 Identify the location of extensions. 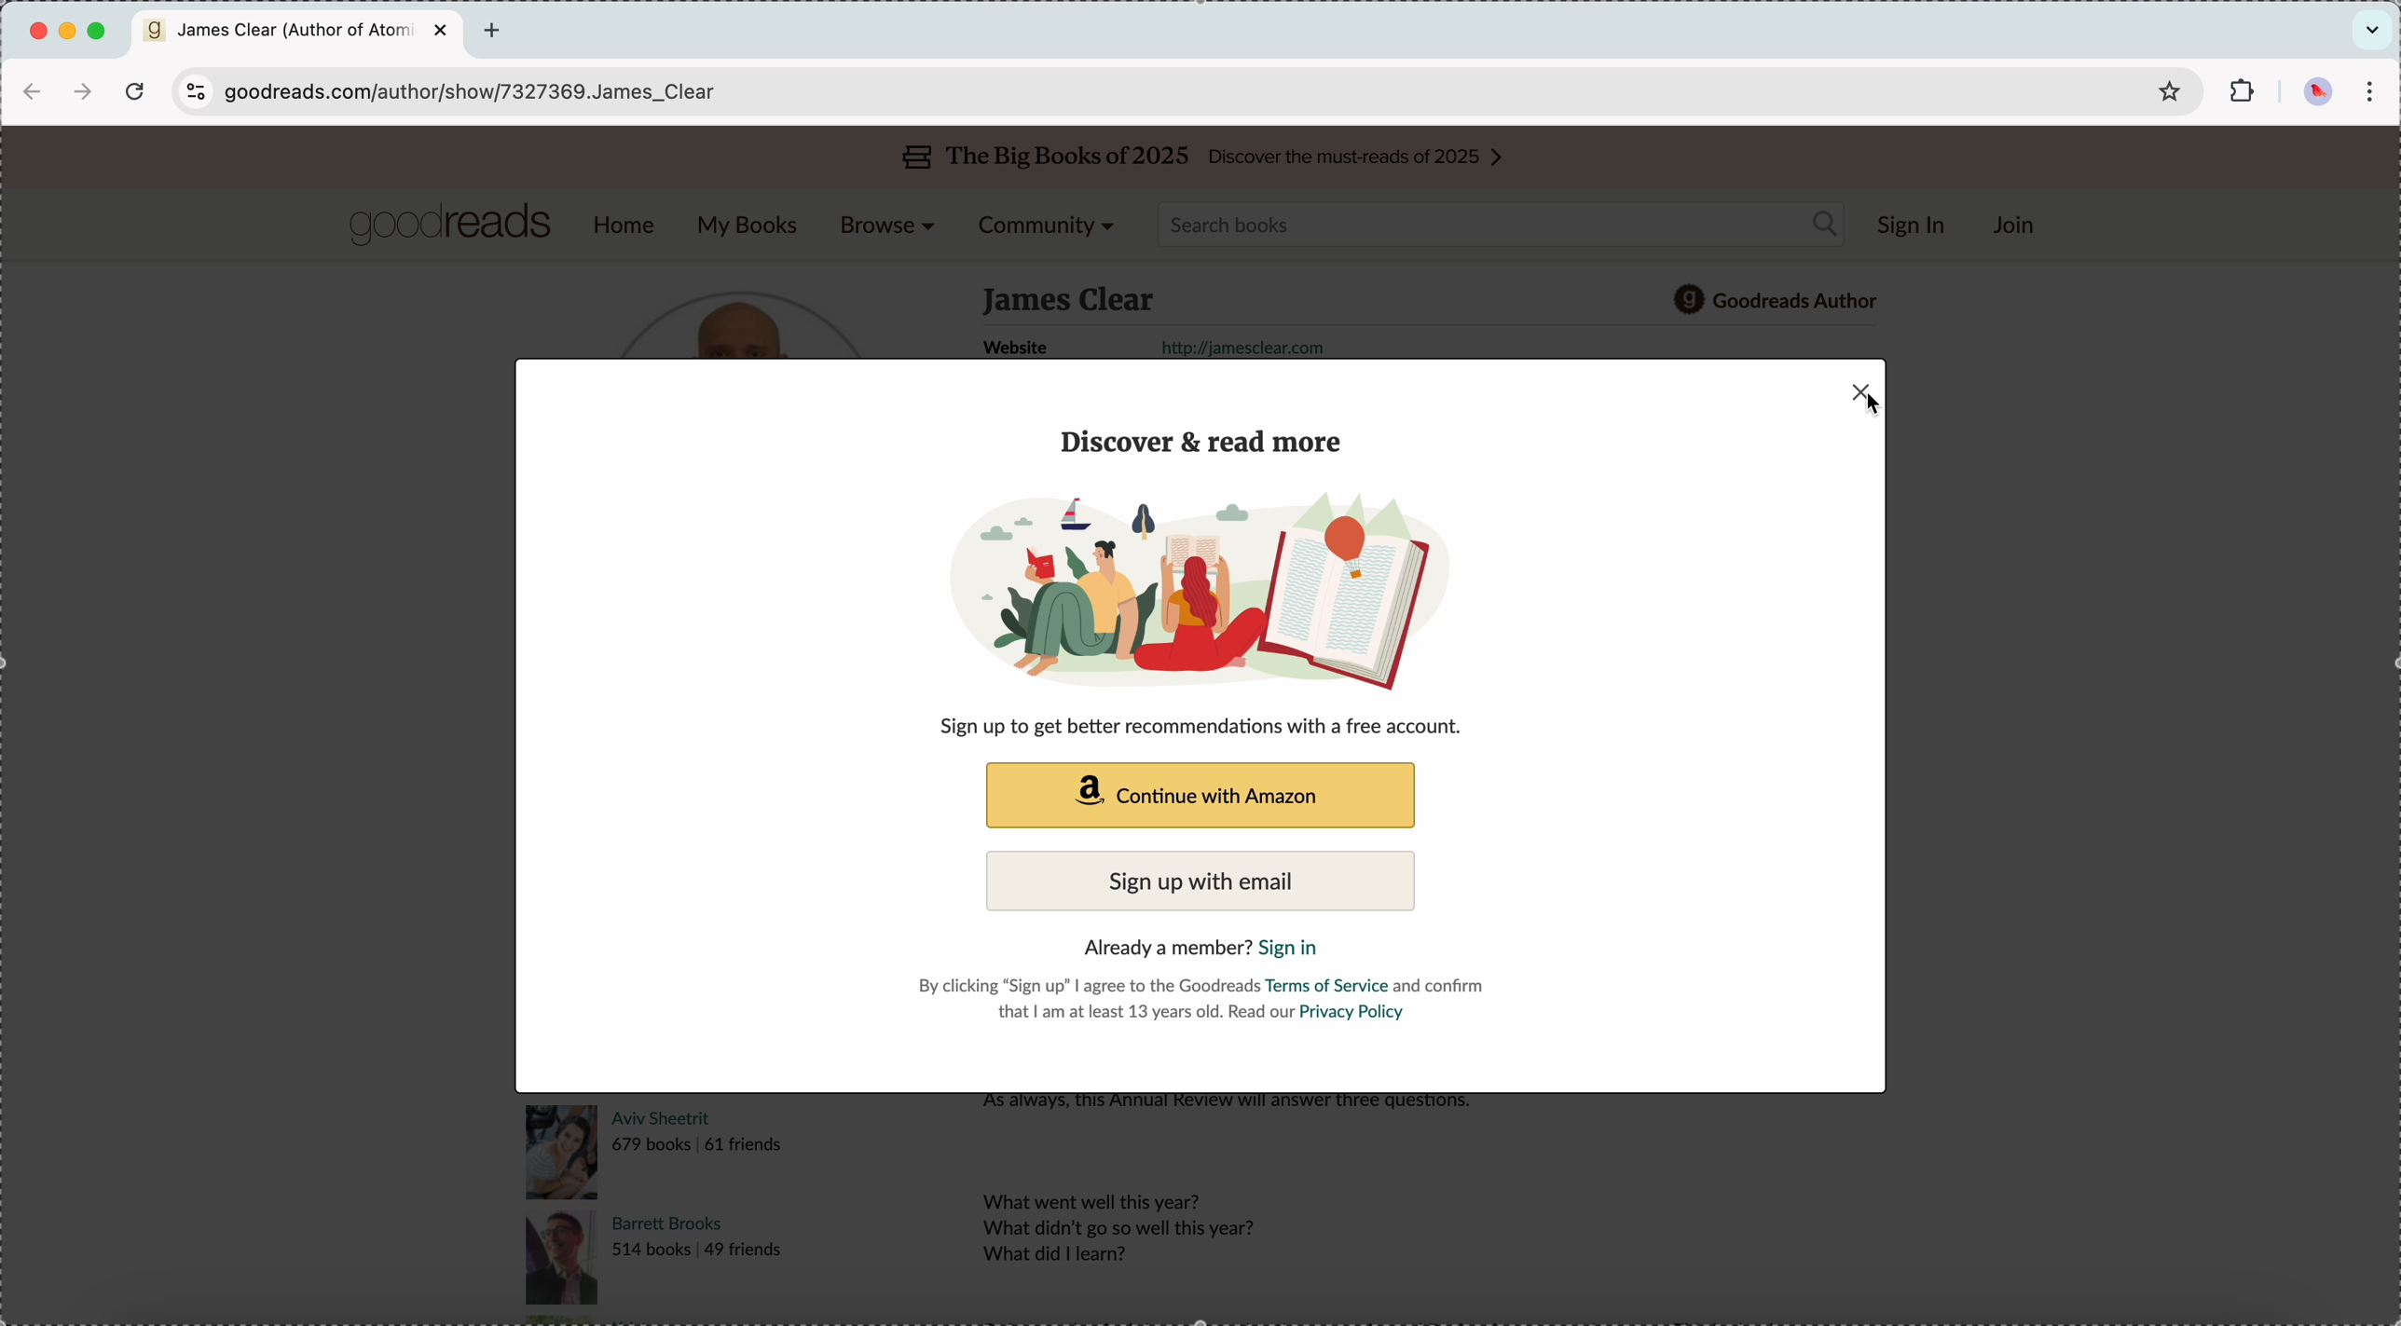
(2244, 91).